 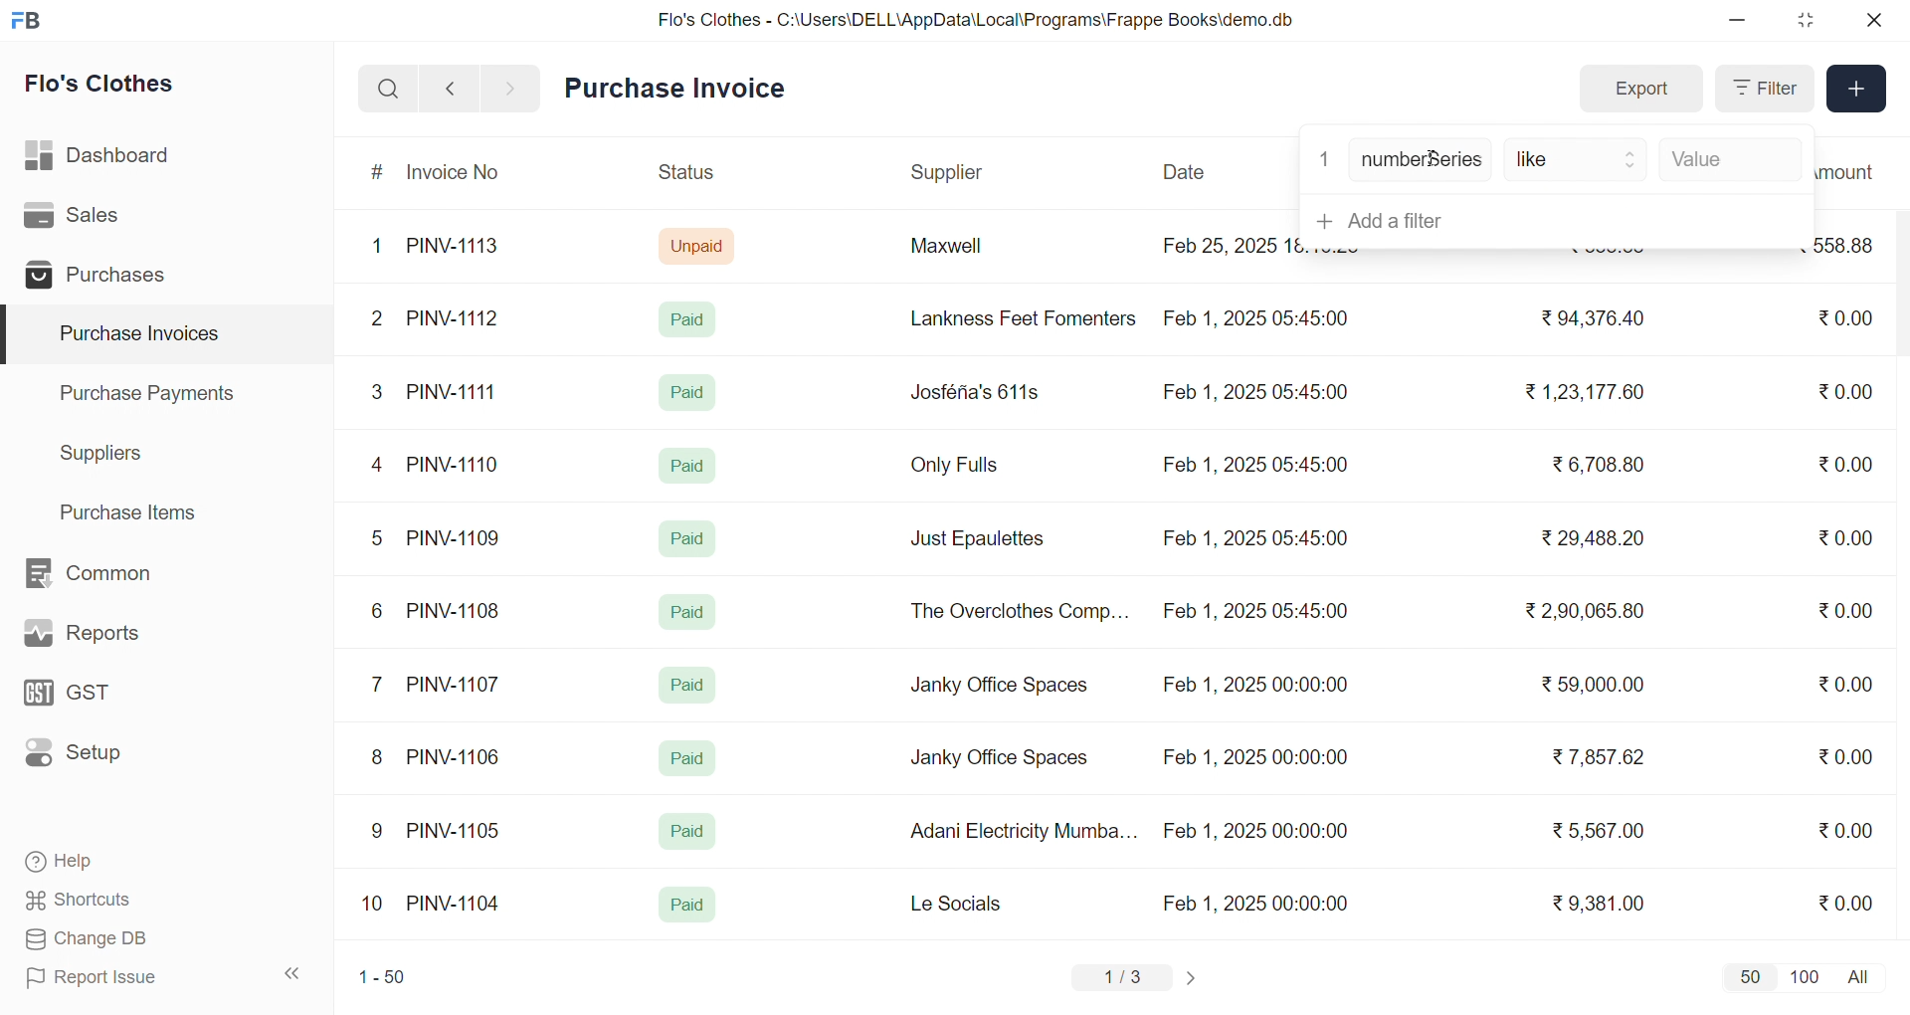 I want to click on cursor, so click(x=1440, y=167).